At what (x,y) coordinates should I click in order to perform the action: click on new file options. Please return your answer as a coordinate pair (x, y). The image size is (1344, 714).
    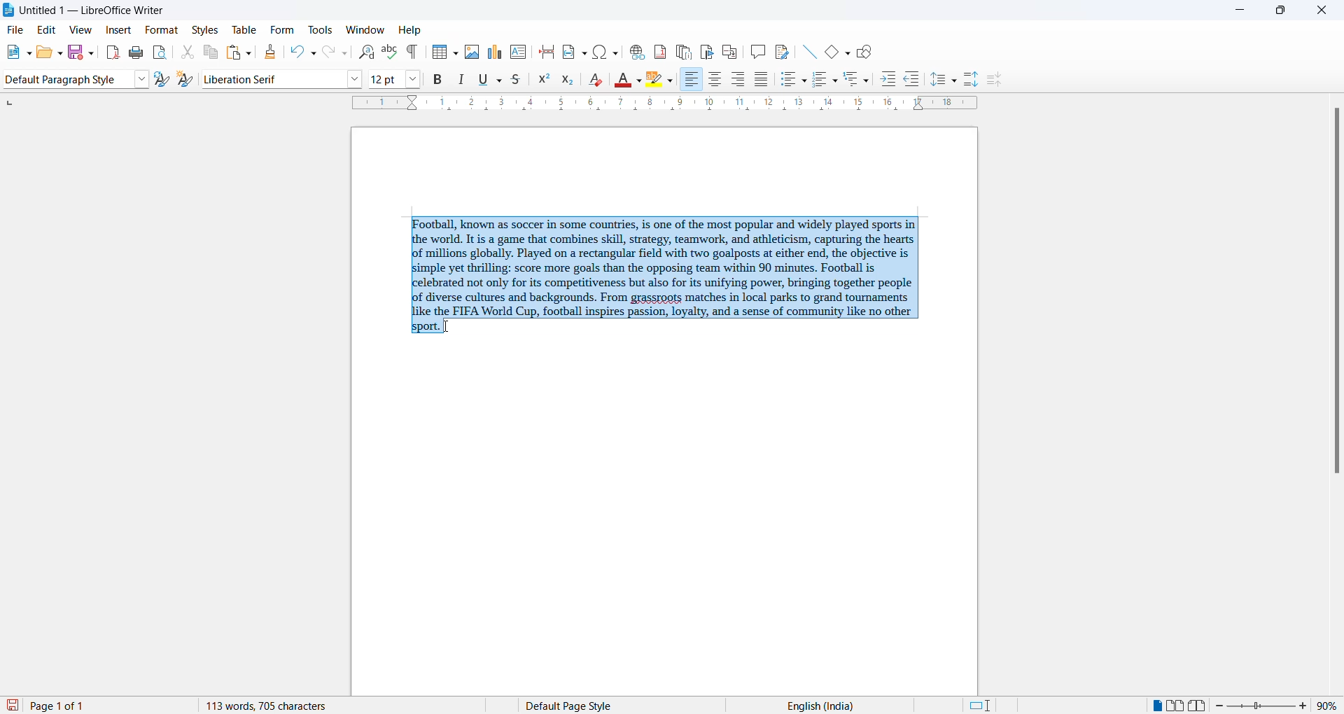
    Looking at the image, I should click on (26, 52).